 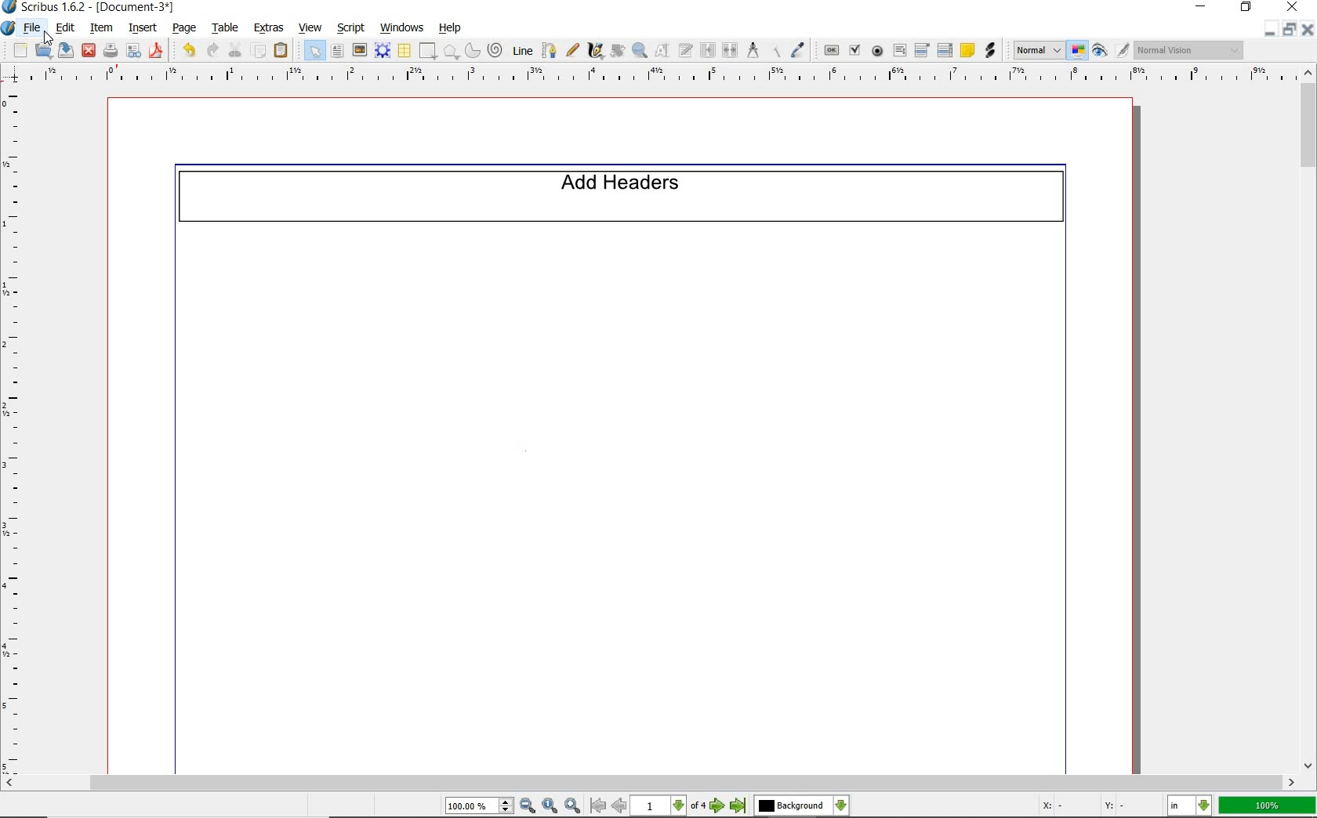 What do you see at coordinates (1111, 49) in the screenshot?
I see `preview mode` at bounding box center [1111, 49].